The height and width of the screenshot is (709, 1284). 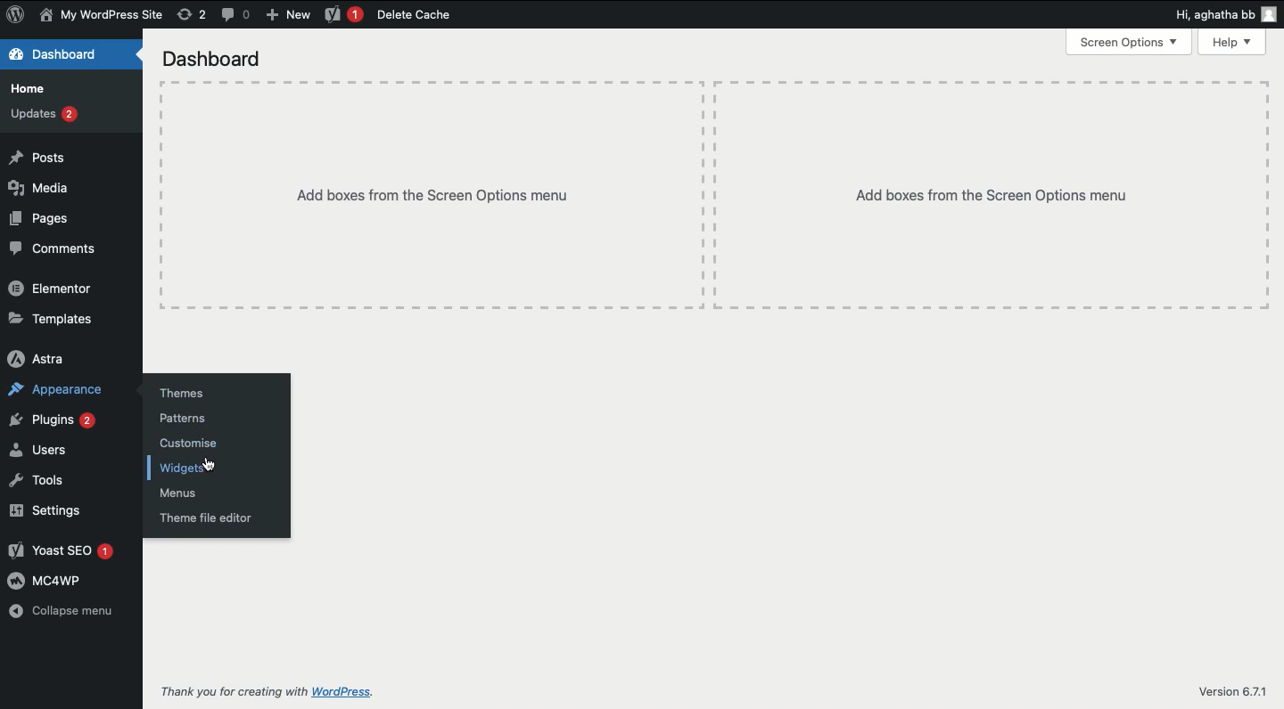 I want to click on Plugins , so click(x=56, y=420).